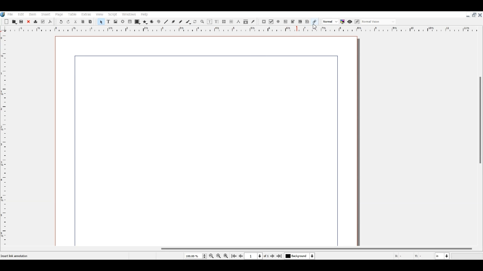 This screenshot has width=483, height=271. What do you see at coordinates (271, 22) in the screenshot?
I see `PDF Check Box` at bounding box center [271, 22].